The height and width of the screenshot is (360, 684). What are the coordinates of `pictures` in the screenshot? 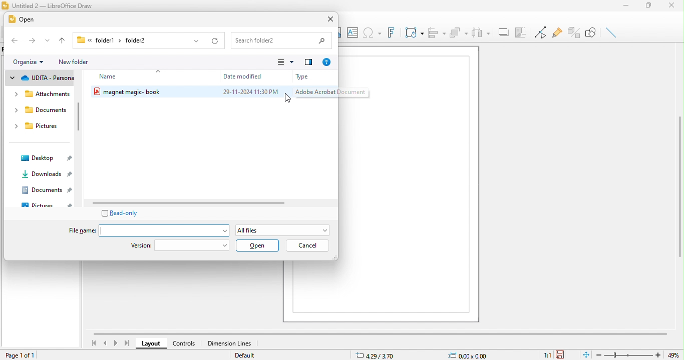 It's located at (37, 126).